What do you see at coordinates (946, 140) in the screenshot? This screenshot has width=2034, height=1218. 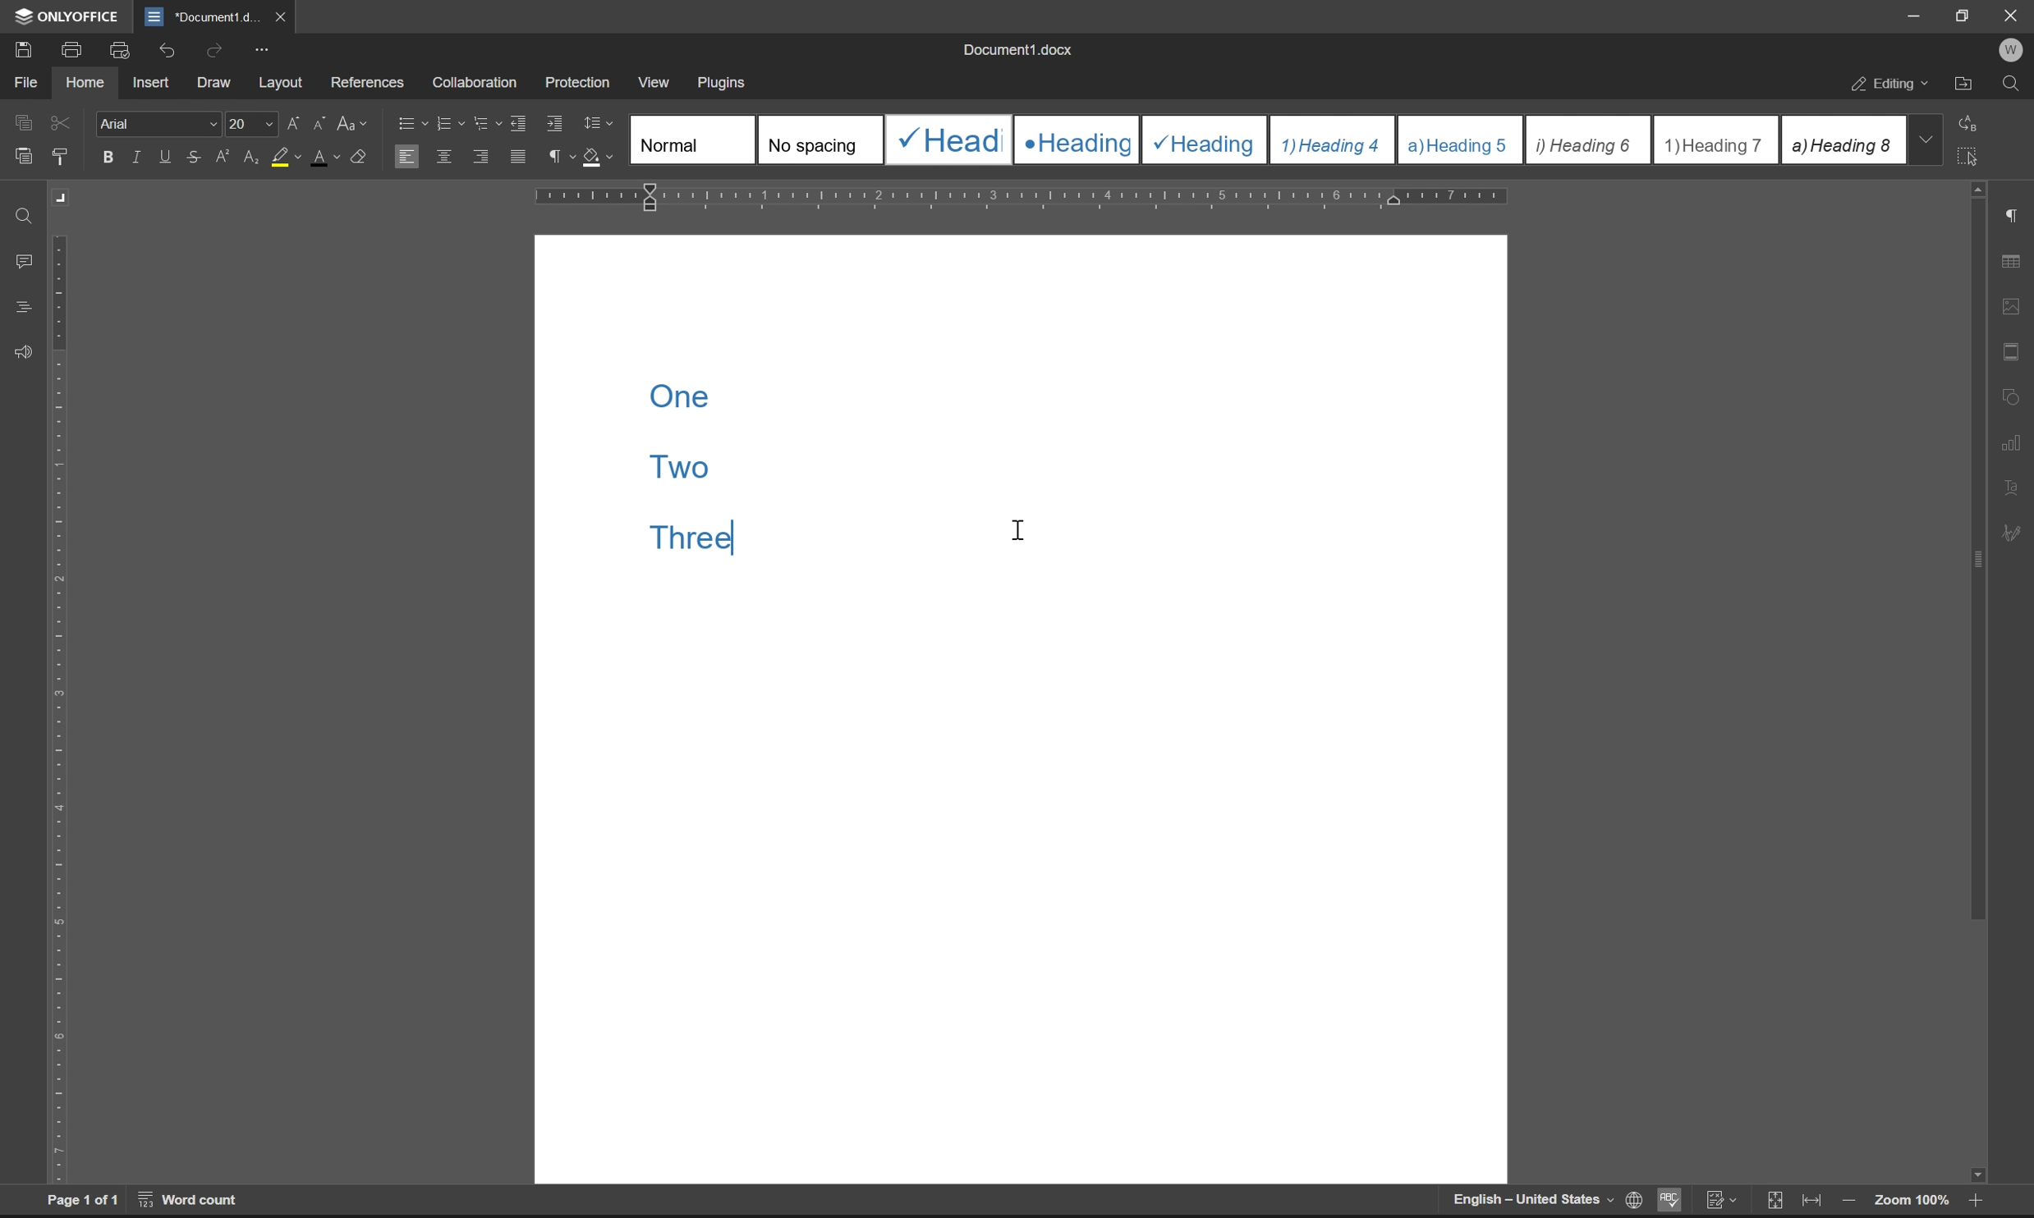 I see `Heading 1` at bounding box center [946, 140].